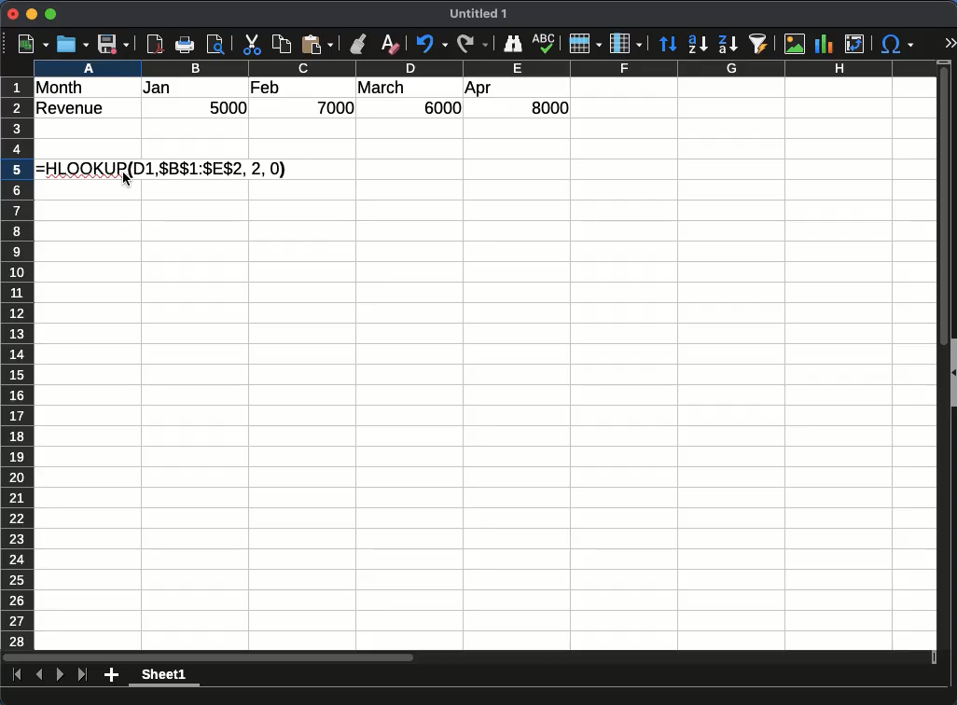  I want to click on sheet1, so click(164, 676).